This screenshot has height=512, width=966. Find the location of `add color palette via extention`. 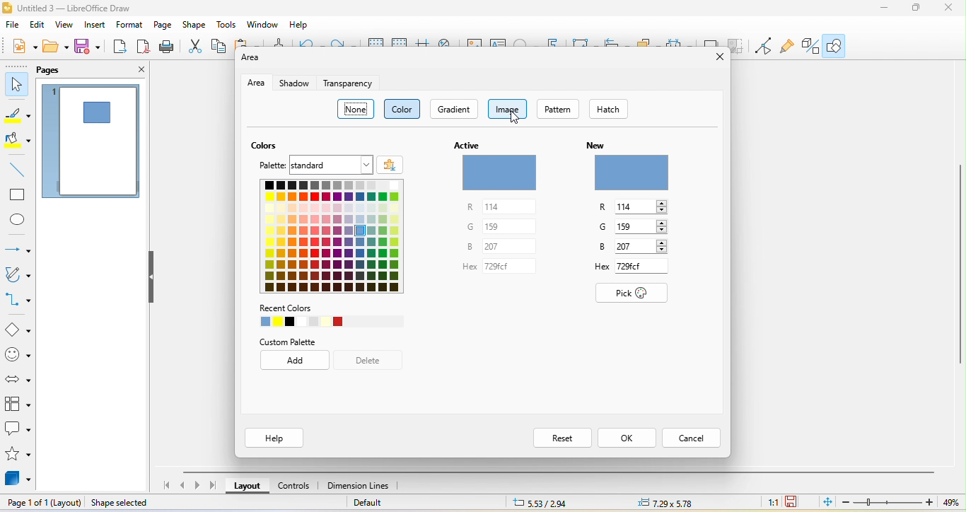

add color palette via extention is located at coordinates (390, 163).